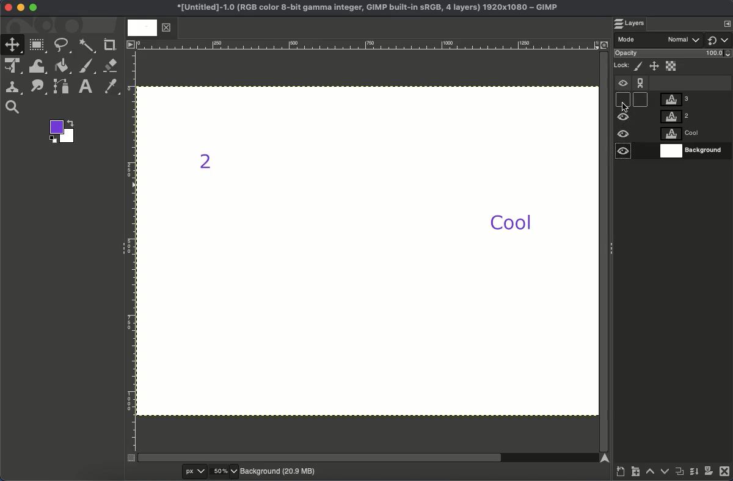 This screenshot has height=481, width=733. I want to click on Minimize, so click(21, 7).